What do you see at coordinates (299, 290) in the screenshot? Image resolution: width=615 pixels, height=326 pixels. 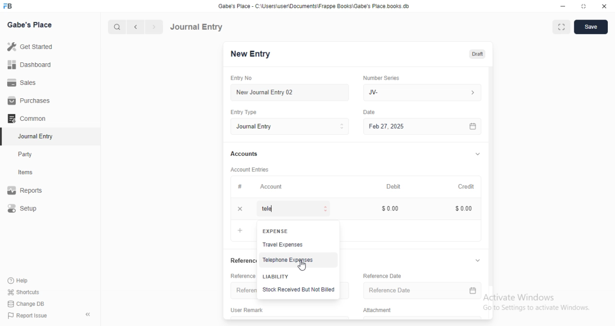 I see `Stock received but not billed` at bounding box center [299, 290].